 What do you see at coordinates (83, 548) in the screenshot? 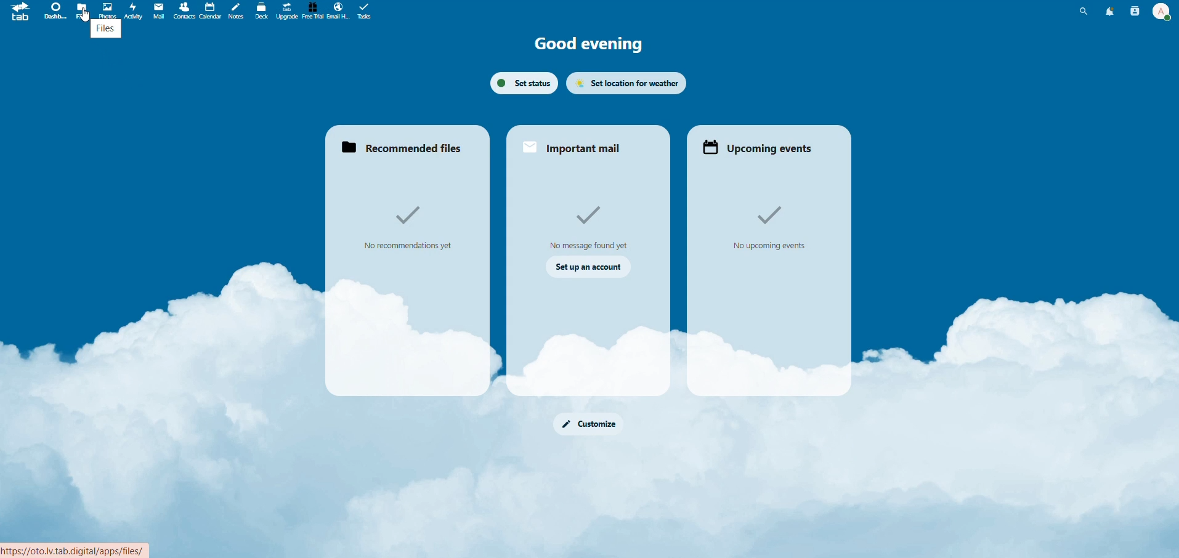
I see `Linl` at bounding box center [83, 548].